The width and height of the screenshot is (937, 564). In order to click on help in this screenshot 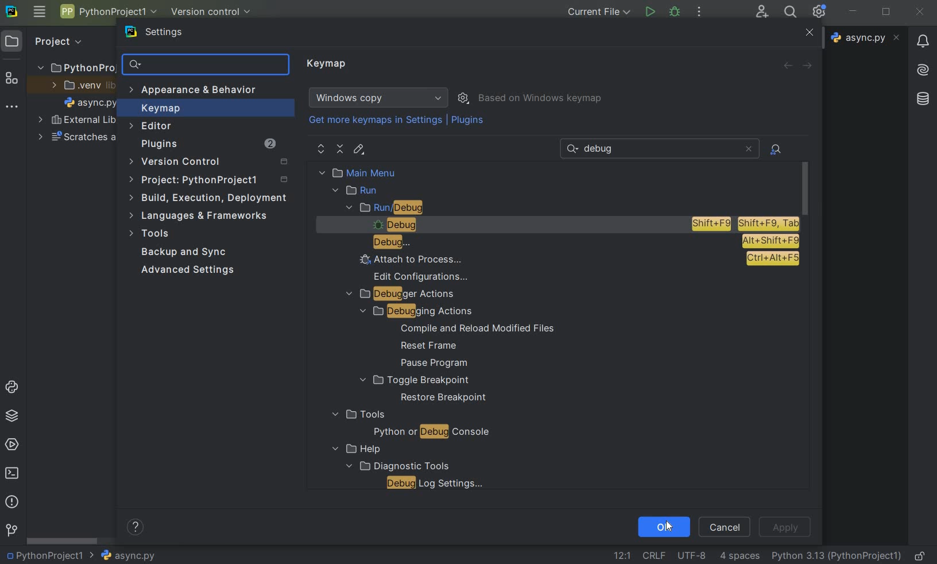, I will do `click(354, 449)`.